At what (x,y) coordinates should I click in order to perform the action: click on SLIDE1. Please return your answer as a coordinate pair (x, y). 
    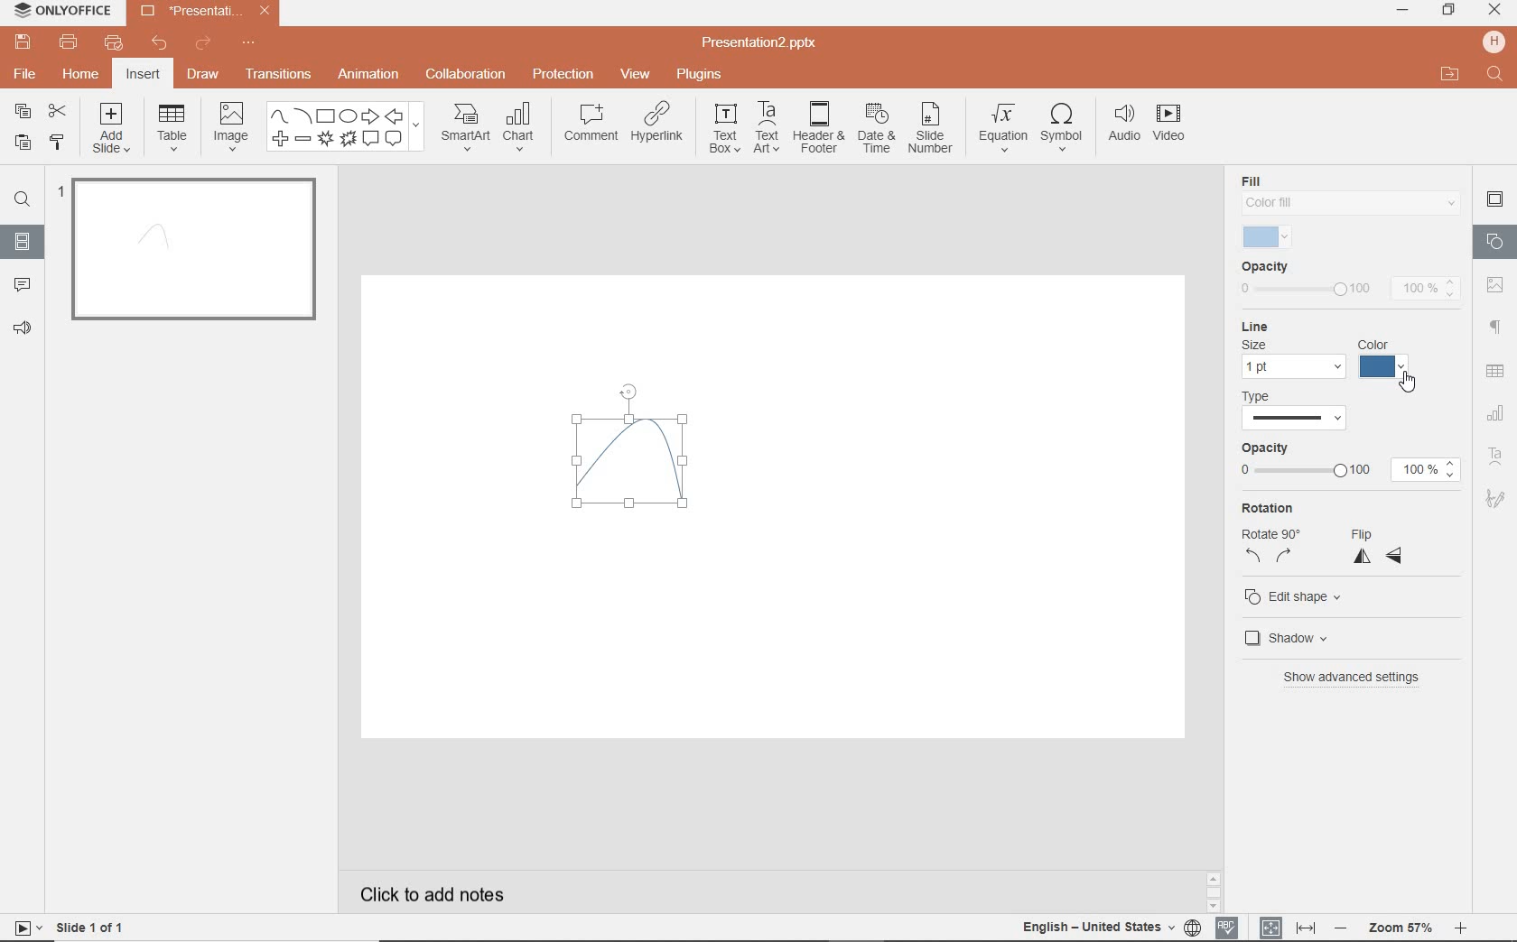
    Looking at the image, I should click on (190, 255).